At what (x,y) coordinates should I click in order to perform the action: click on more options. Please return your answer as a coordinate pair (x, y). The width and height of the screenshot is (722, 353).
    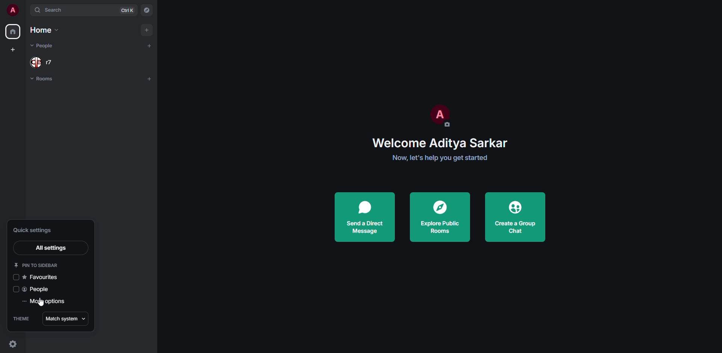
    Looking at the image, I should click on (46, 301).